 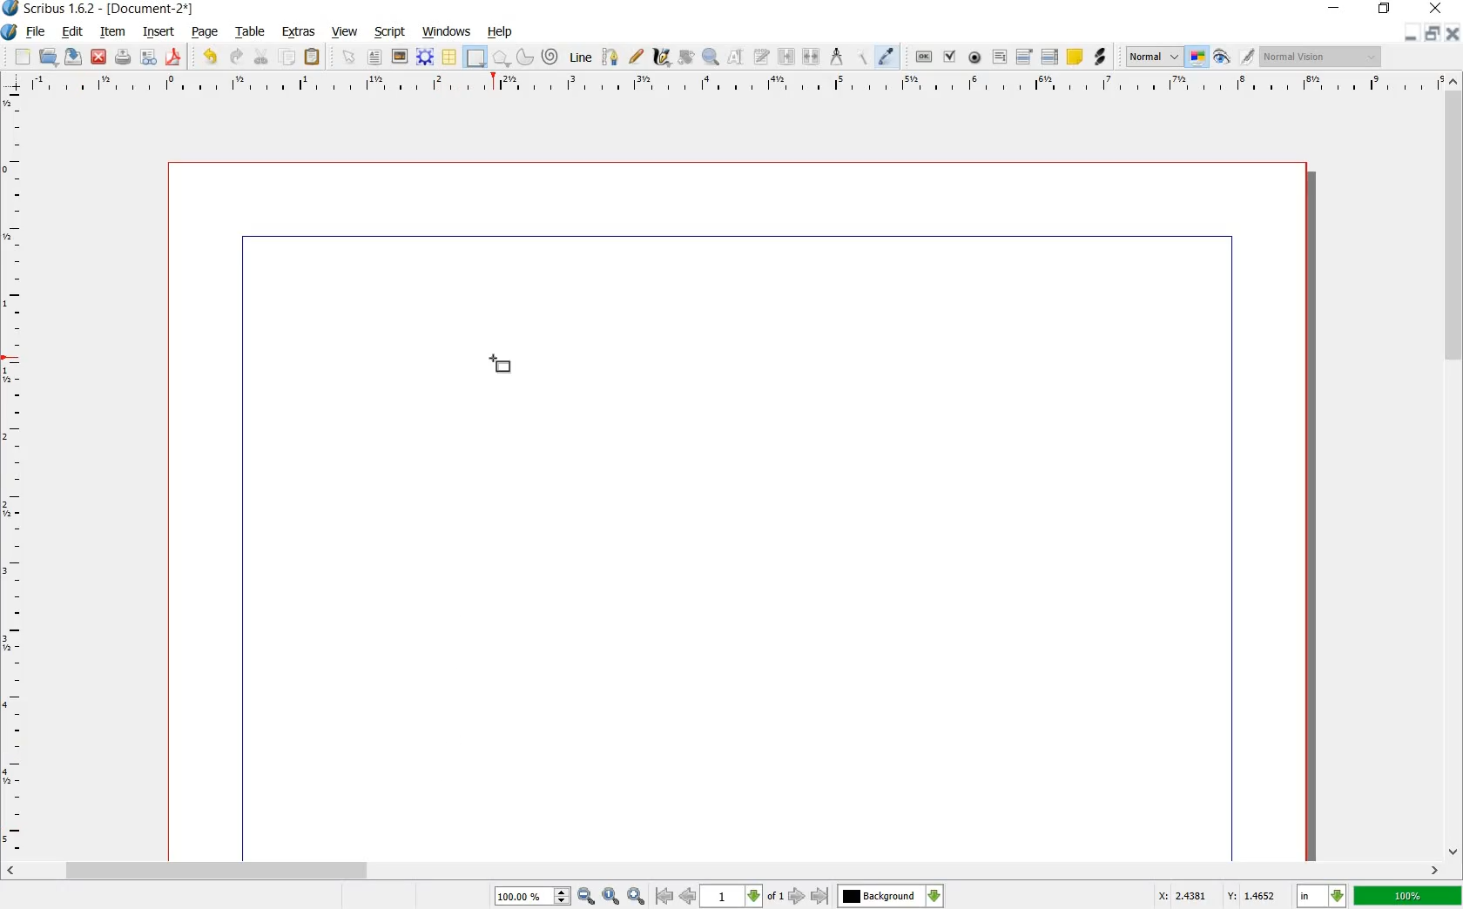 I want to click on PDF PUSH BUTTON, so click(x=920, y=57).